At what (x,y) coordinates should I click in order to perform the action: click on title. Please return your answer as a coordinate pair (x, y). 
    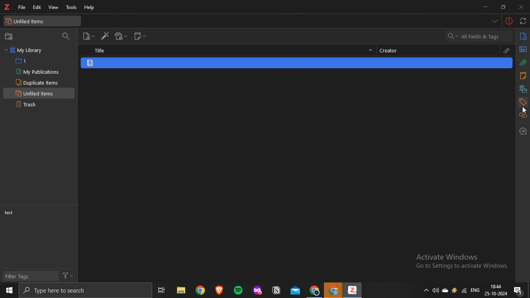
    Looking at the image, I should click on (122, 50).